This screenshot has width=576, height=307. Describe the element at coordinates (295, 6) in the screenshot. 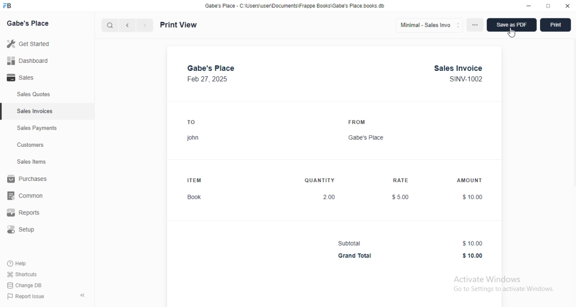

I see `Gabe's Place - C:\Users\user\Documents\Frappe Books\Gabe's Place.books db` at that location.